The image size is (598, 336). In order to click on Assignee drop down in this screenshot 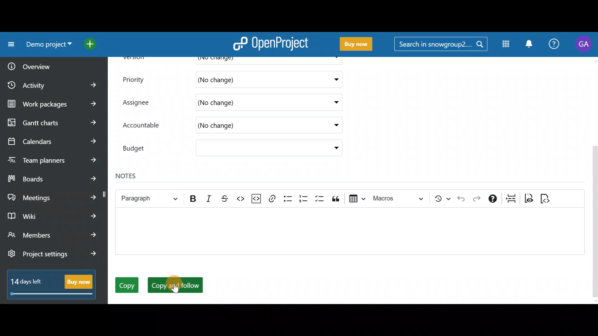, I will do `click(337, 102)`.